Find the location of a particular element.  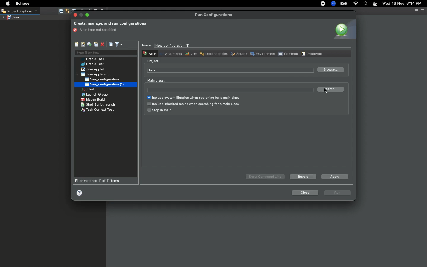

Charge is located at coordinates (344, 4).